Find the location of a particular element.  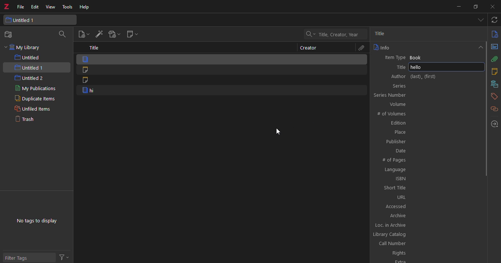

no tags is located at coordinates (36, 221).